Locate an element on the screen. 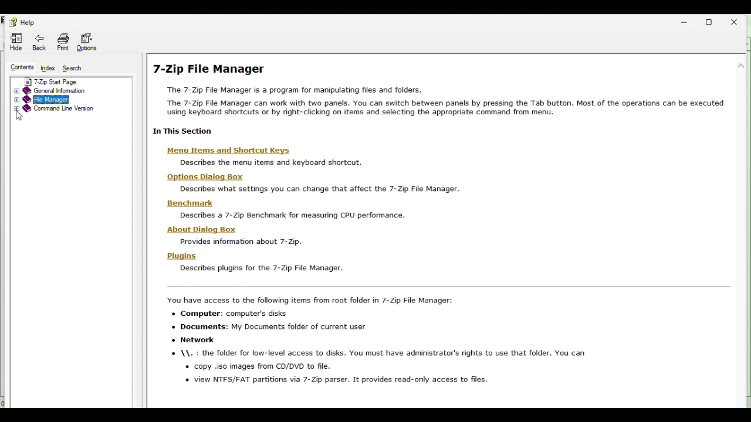 Image resolution: width=751 pixels, height=422 pixels. Print is located at coordinates (62, 42).